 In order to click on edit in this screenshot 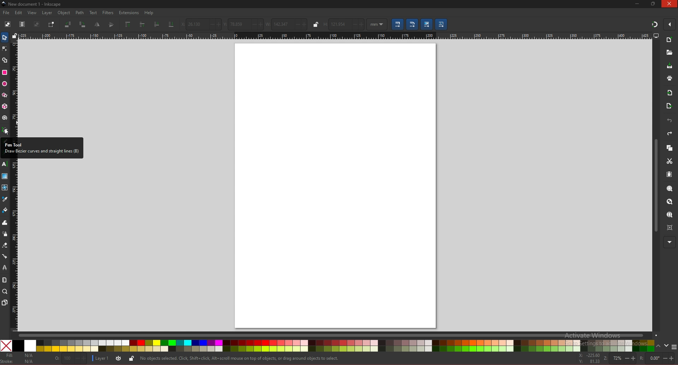, I will do `click(19, 12)`.